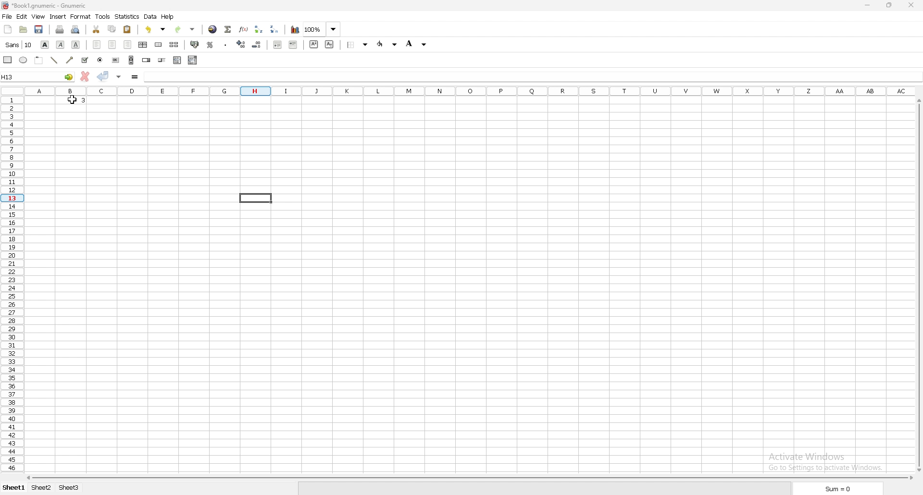 This screenshot has width=923, height=495. I want to click on format, so click(81, 16).